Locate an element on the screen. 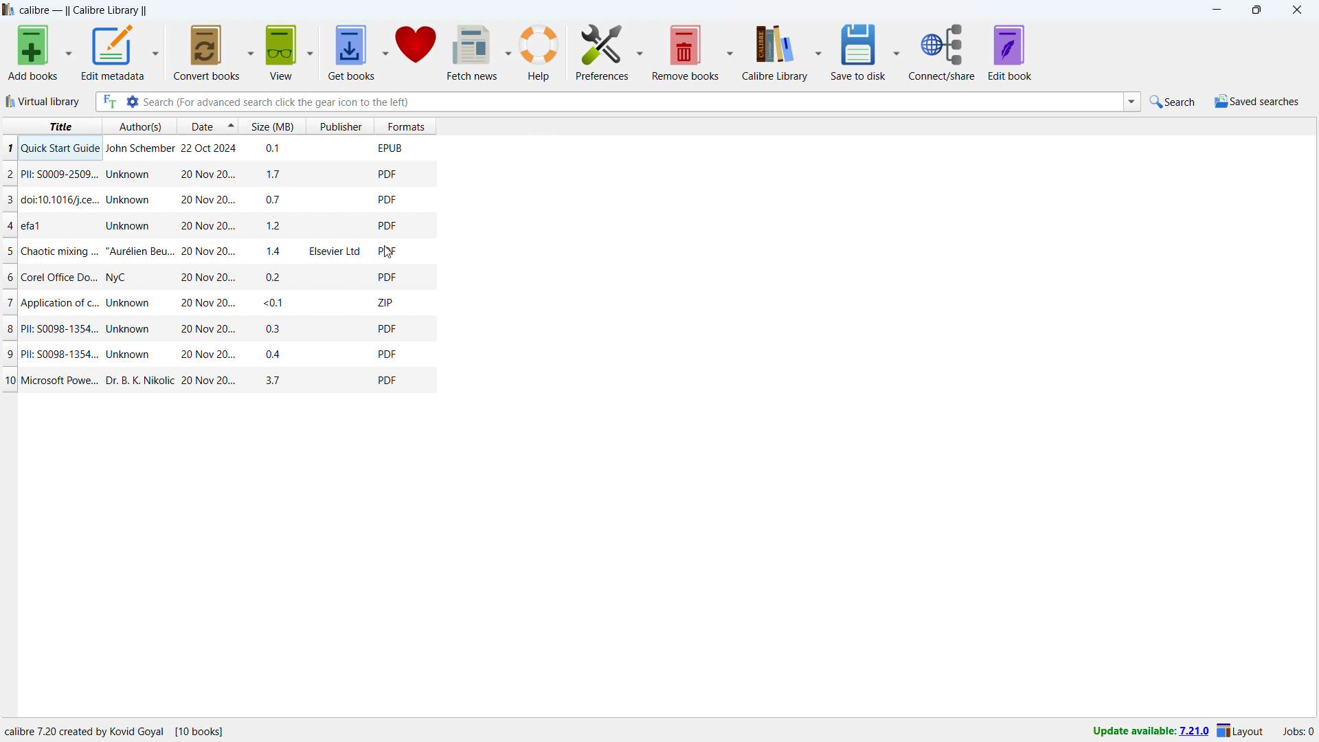 The height and width of the screenshot is (742, 1319). sort by publisher is located at coordinates (385, 126).